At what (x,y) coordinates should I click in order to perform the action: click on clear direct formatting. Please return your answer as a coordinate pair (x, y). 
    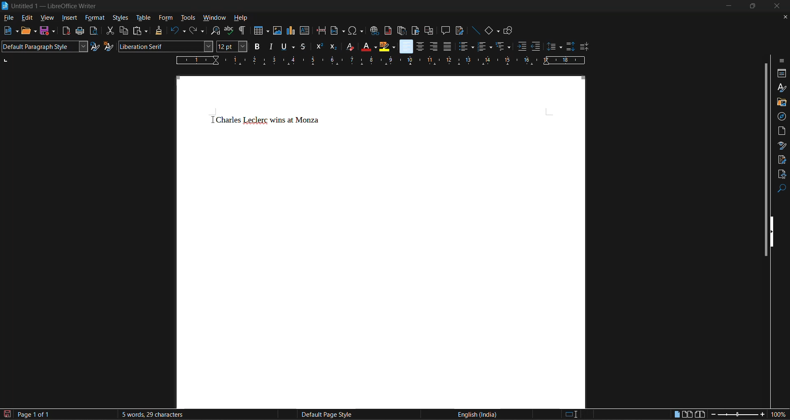
    Looking at the image, I should click on (348, 46).